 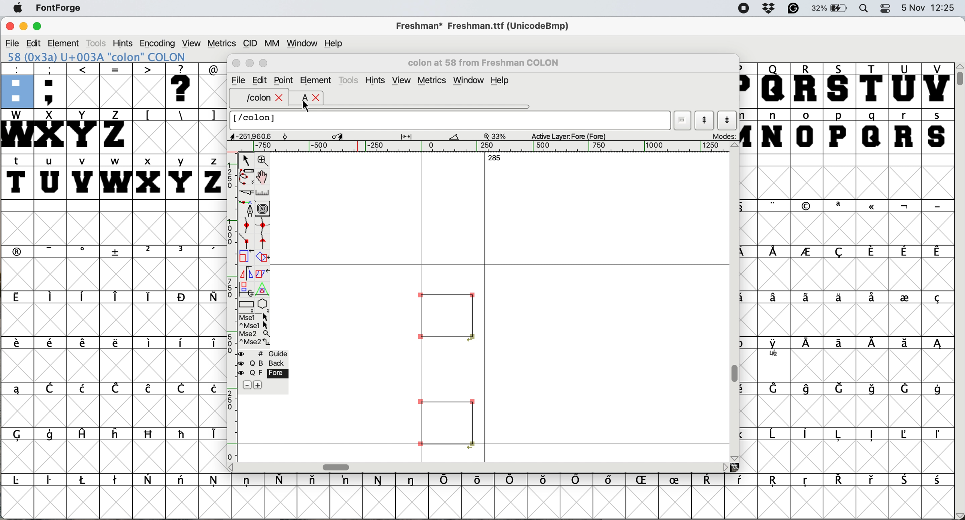 What do you see at coordinates (871, 85) in the screenshot?
I see `T` at bounding box center [871, 85].